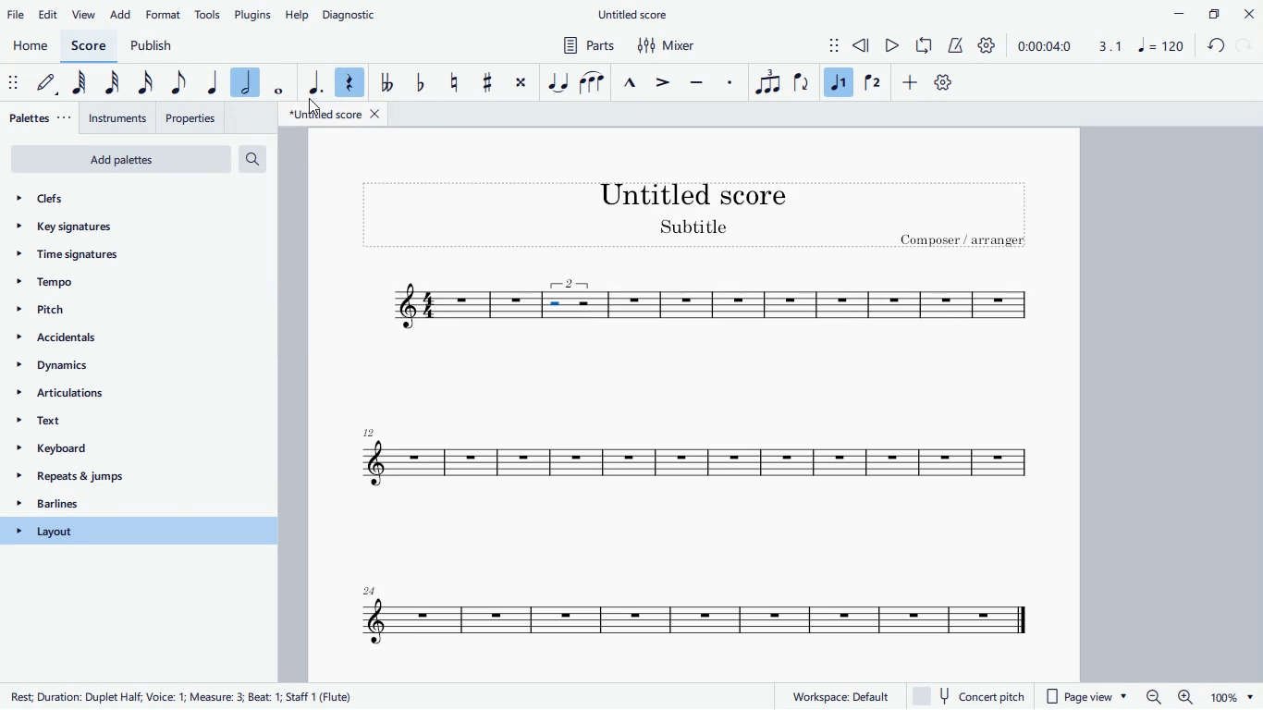 This screenshot has width=1263, height=710. I want to click on search, so click(260, 160).